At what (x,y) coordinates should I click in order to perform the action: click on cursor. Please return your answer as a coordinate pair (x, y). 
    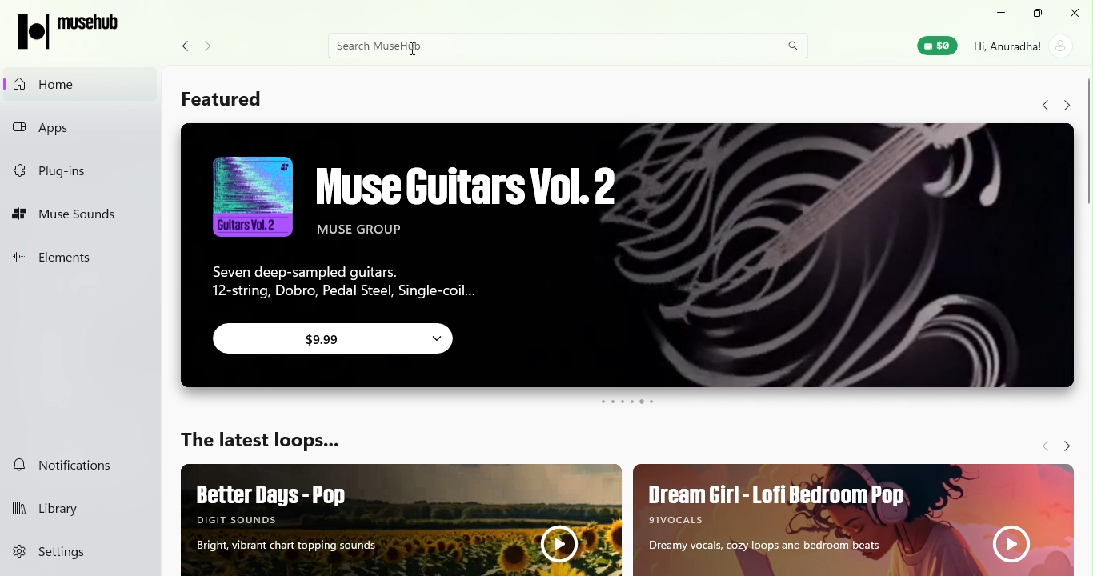
    Looking at the image, I should click on (410, 50).